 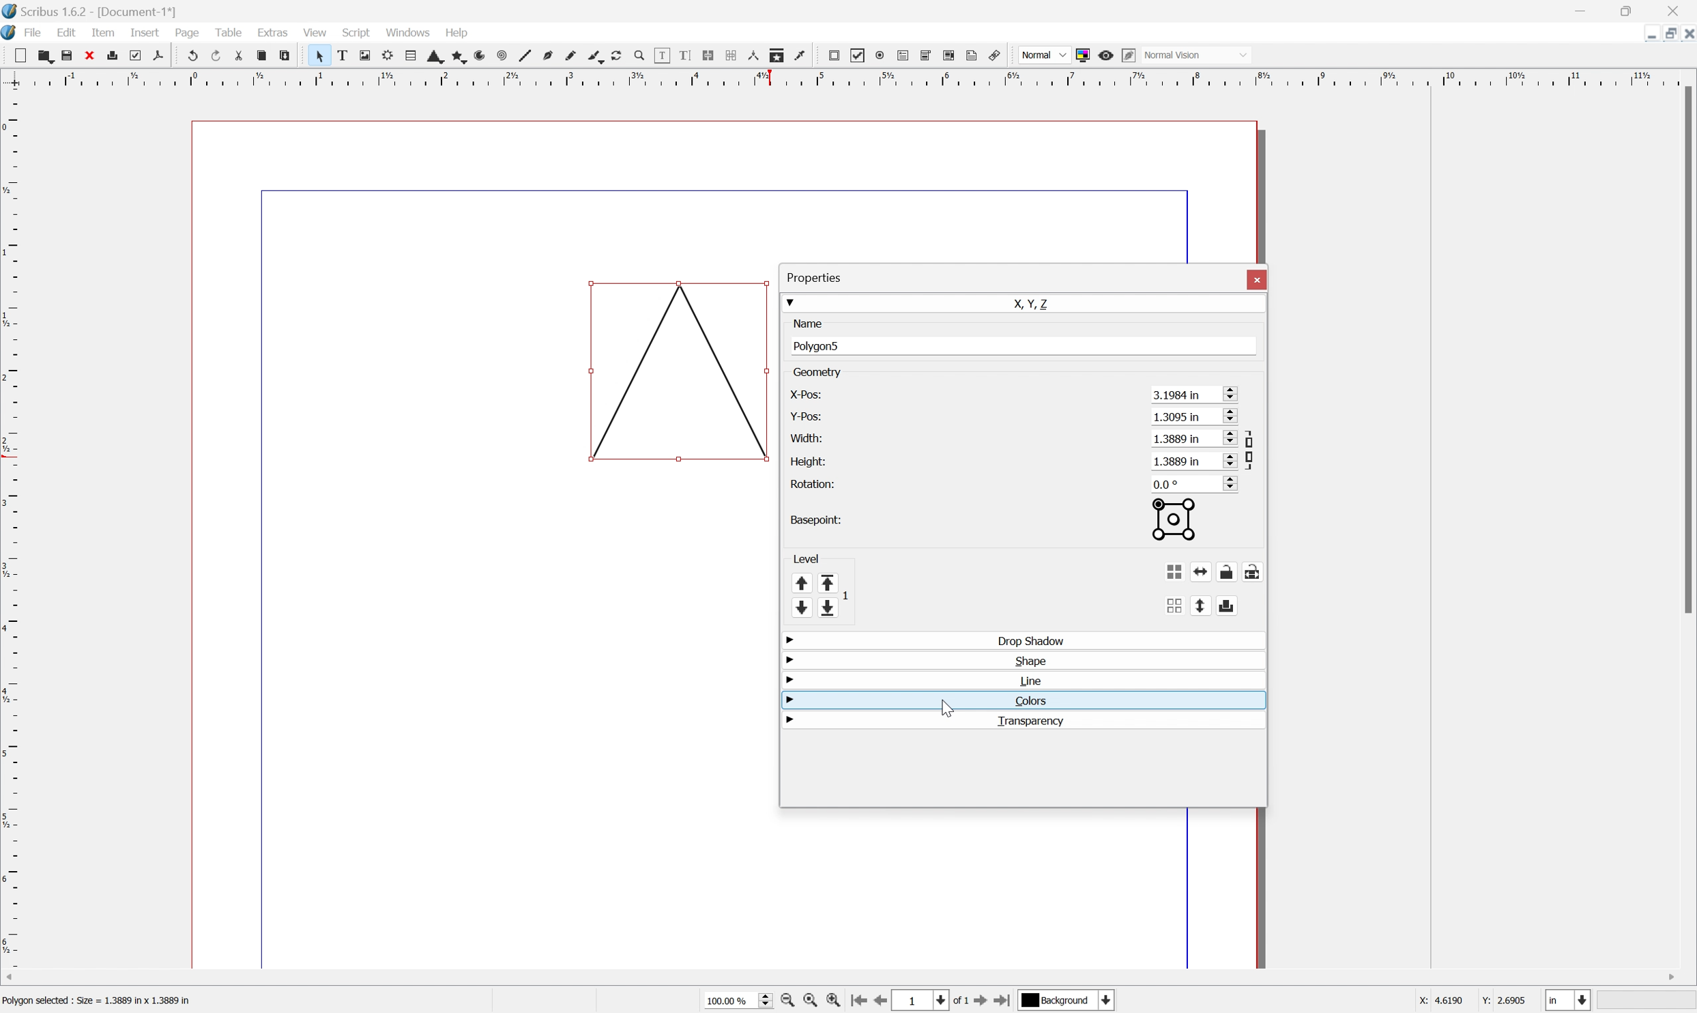 I want to click on Script, so click(x=358, y=32).